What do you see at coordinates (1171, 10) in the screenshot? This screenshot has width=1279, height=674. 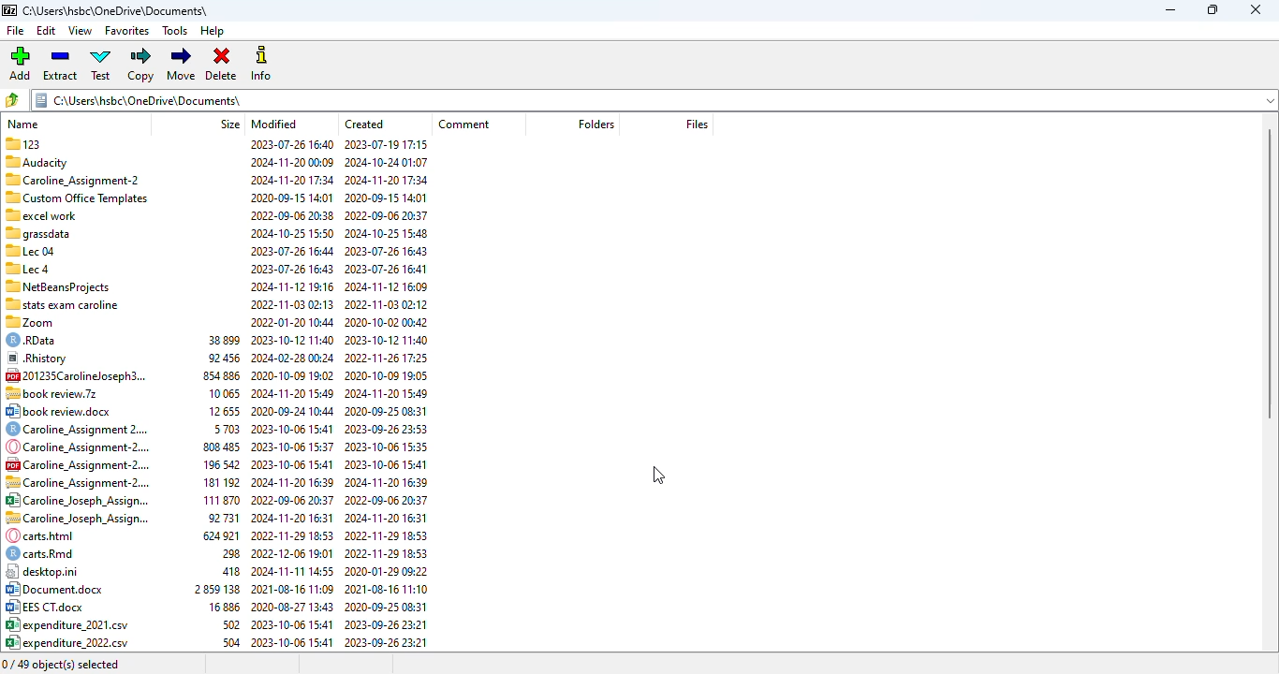 I see `minimize` at bounding box center [1171, 10].